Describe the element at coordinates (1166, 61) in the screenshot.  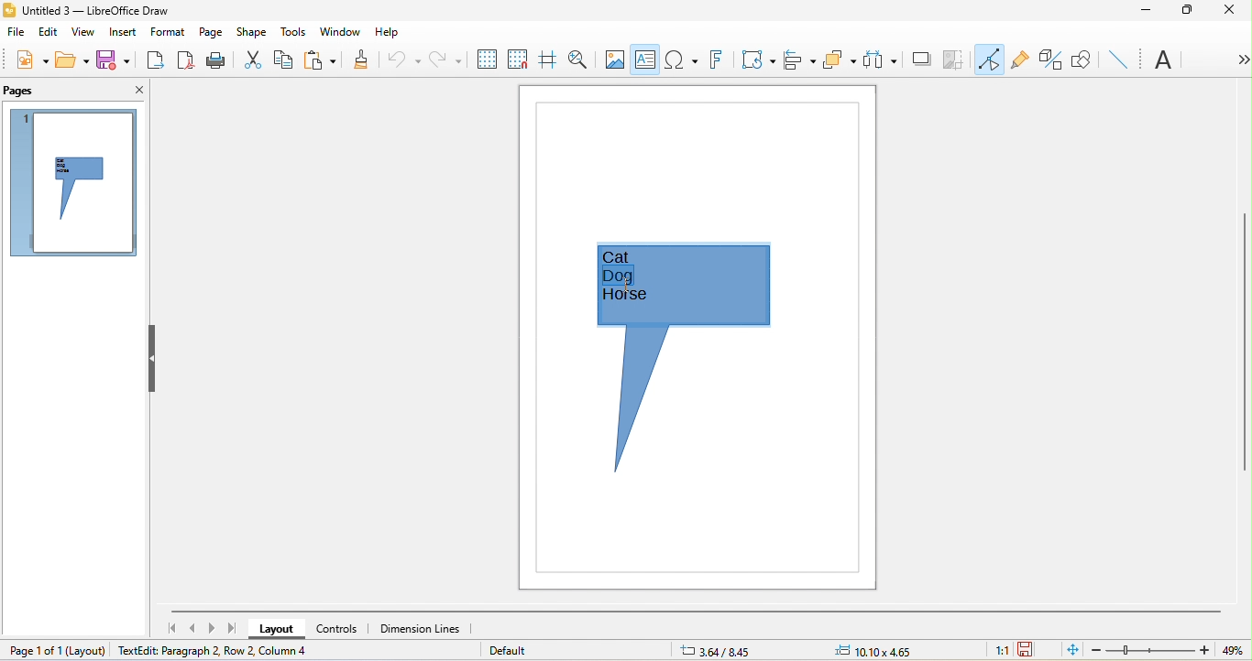
I see `text` at that location.